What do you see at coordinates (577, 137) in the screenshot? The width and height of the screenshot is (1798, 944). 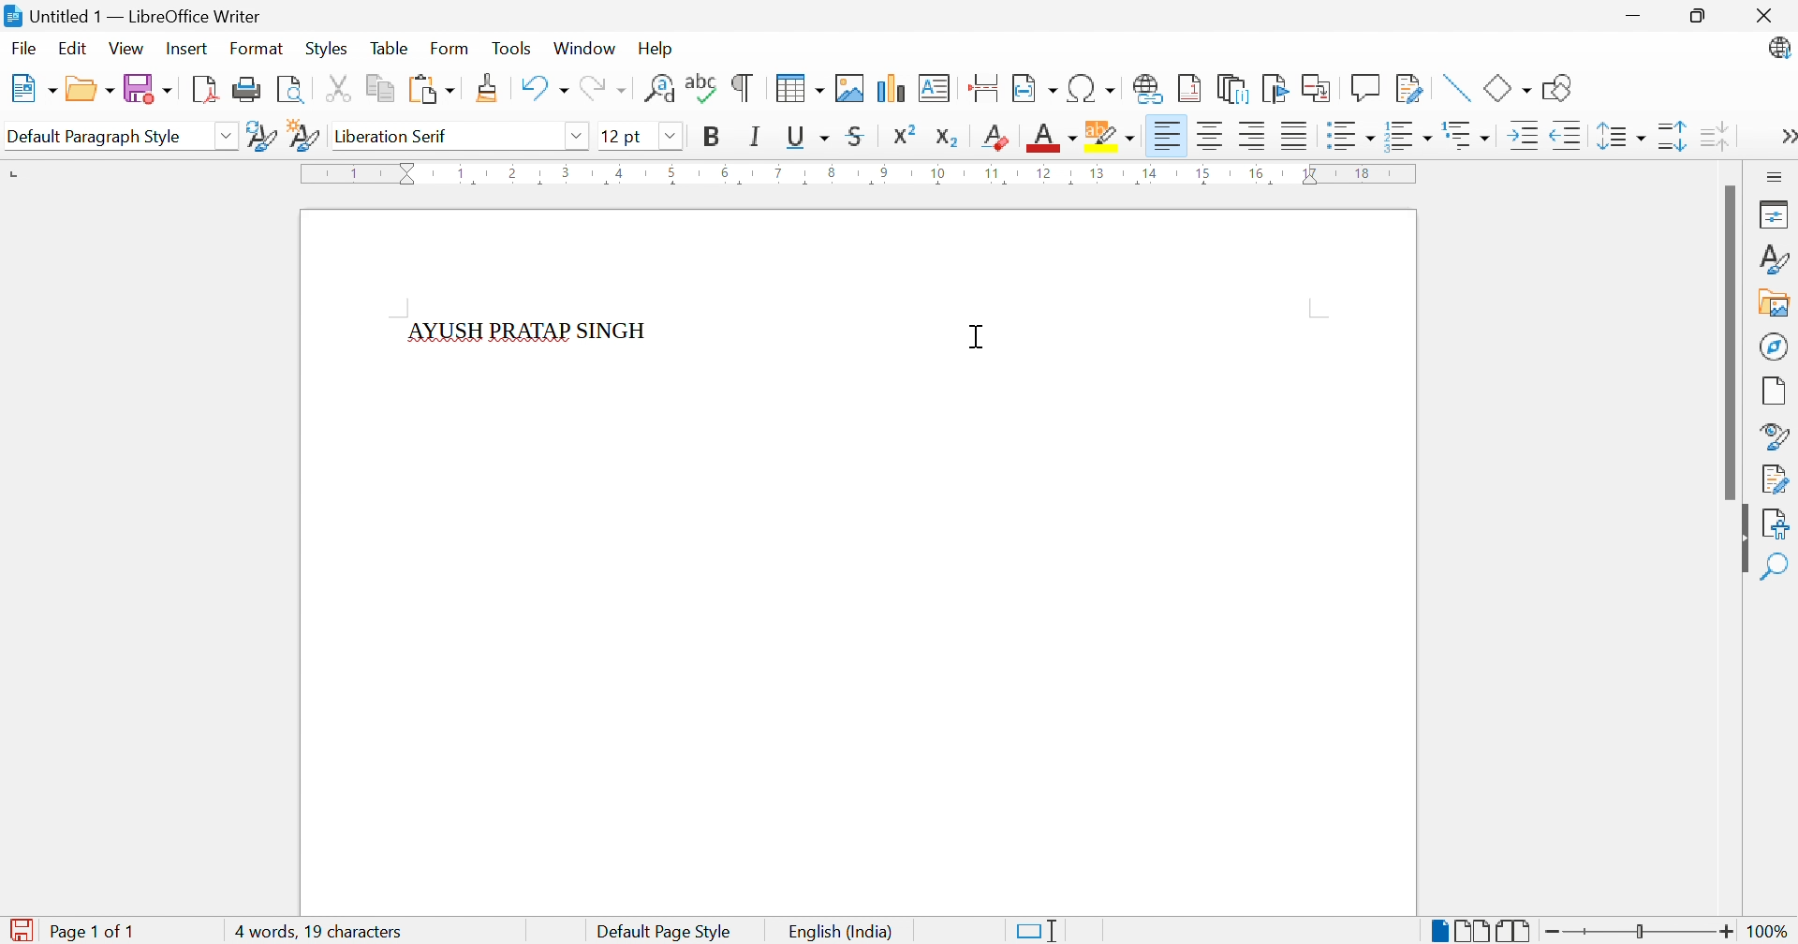 I see `Drop Down` at bounding box center [577, 137].